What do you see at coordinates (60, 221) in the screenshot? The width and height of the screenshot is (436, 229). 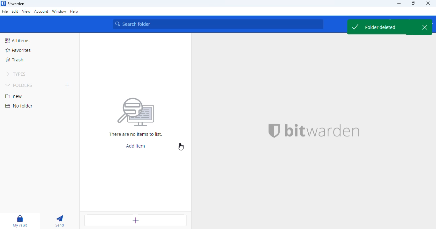 I see `send` at bounding box center [60, 221].